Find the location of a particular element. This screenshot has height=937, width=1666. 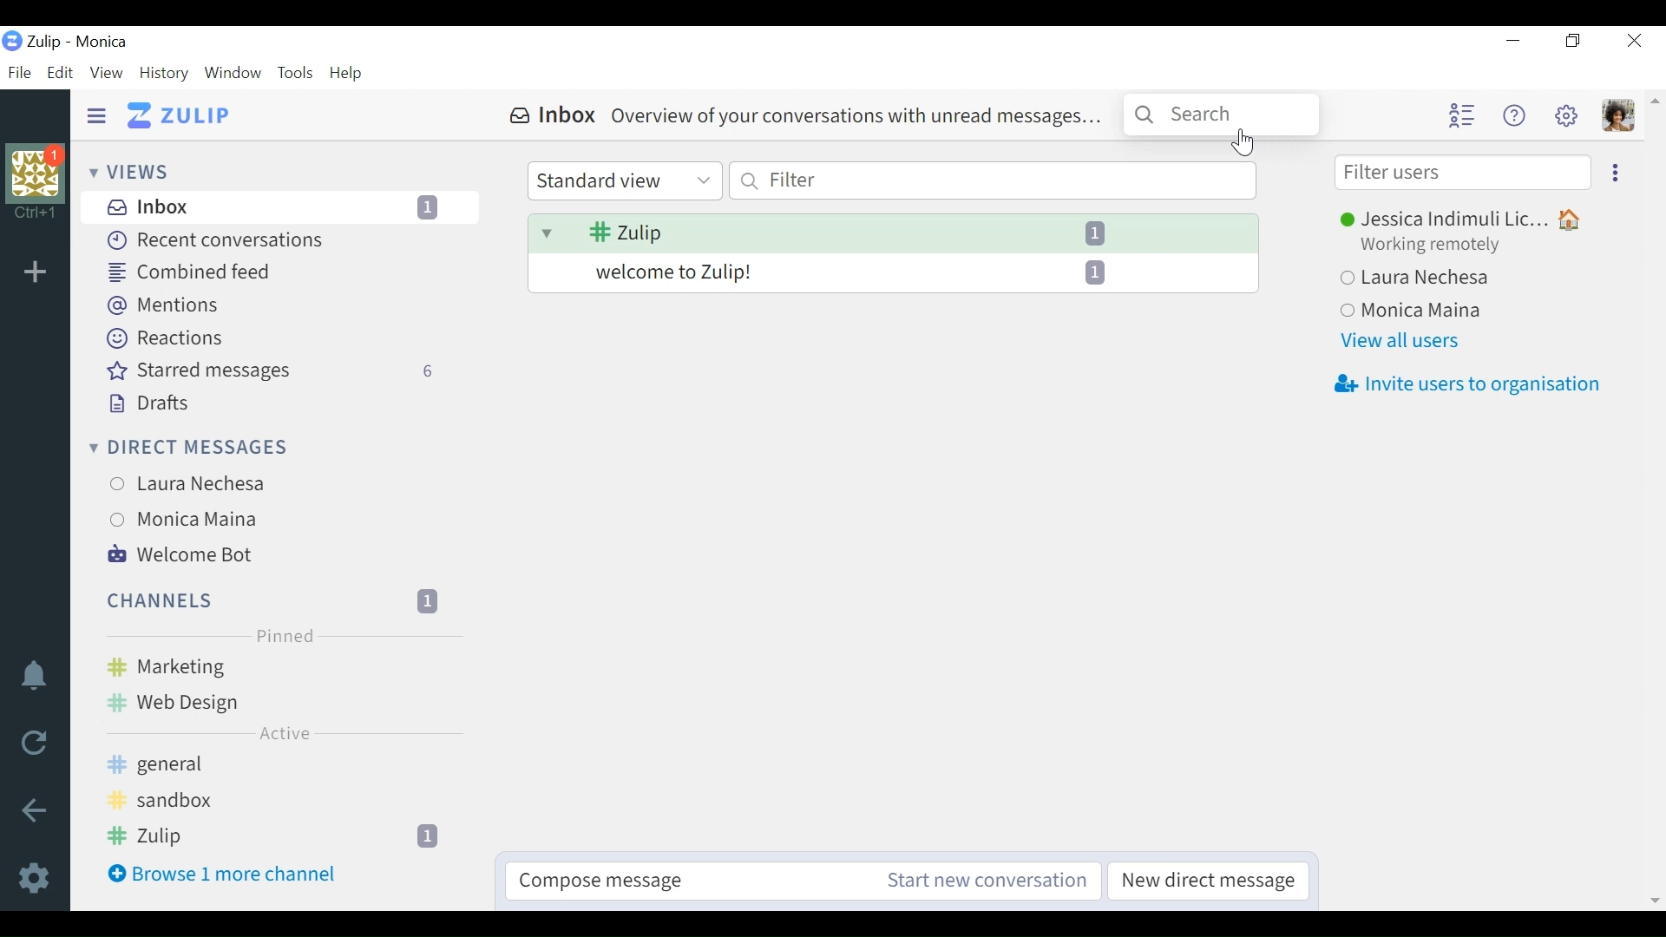

add organisation is located at coordinates (40, 278).